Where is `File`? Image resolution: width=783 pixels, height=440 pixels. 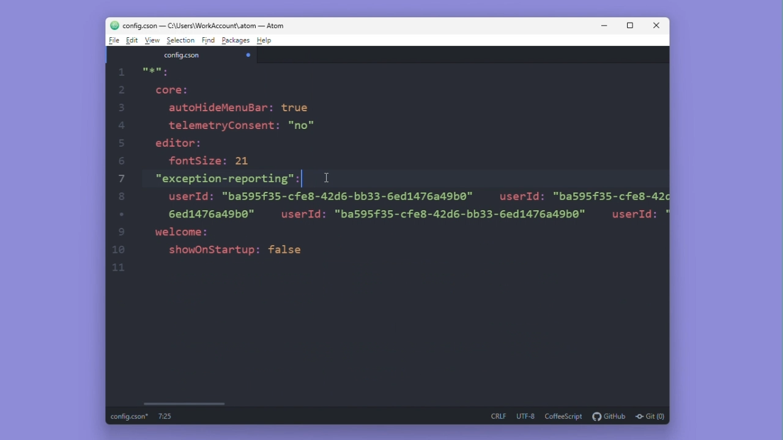
File is located at coordinates (113, 40).